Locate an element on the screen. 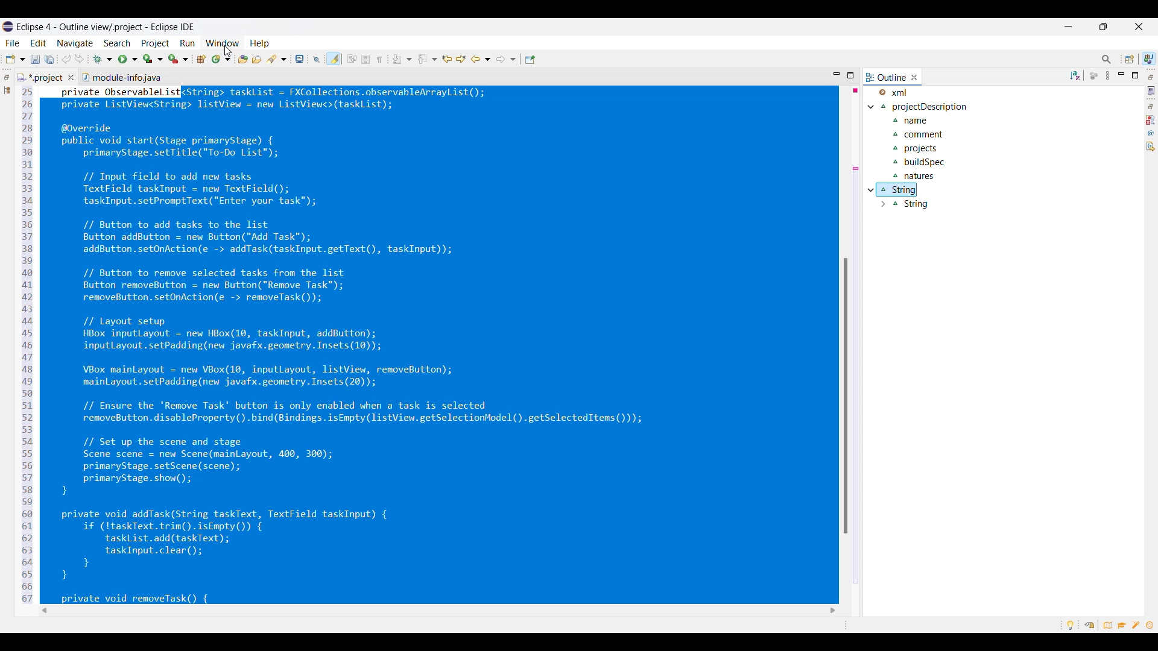 The width and height of the screenshot is (1158, 651). New Java class options is located at coordinates (221, 59).